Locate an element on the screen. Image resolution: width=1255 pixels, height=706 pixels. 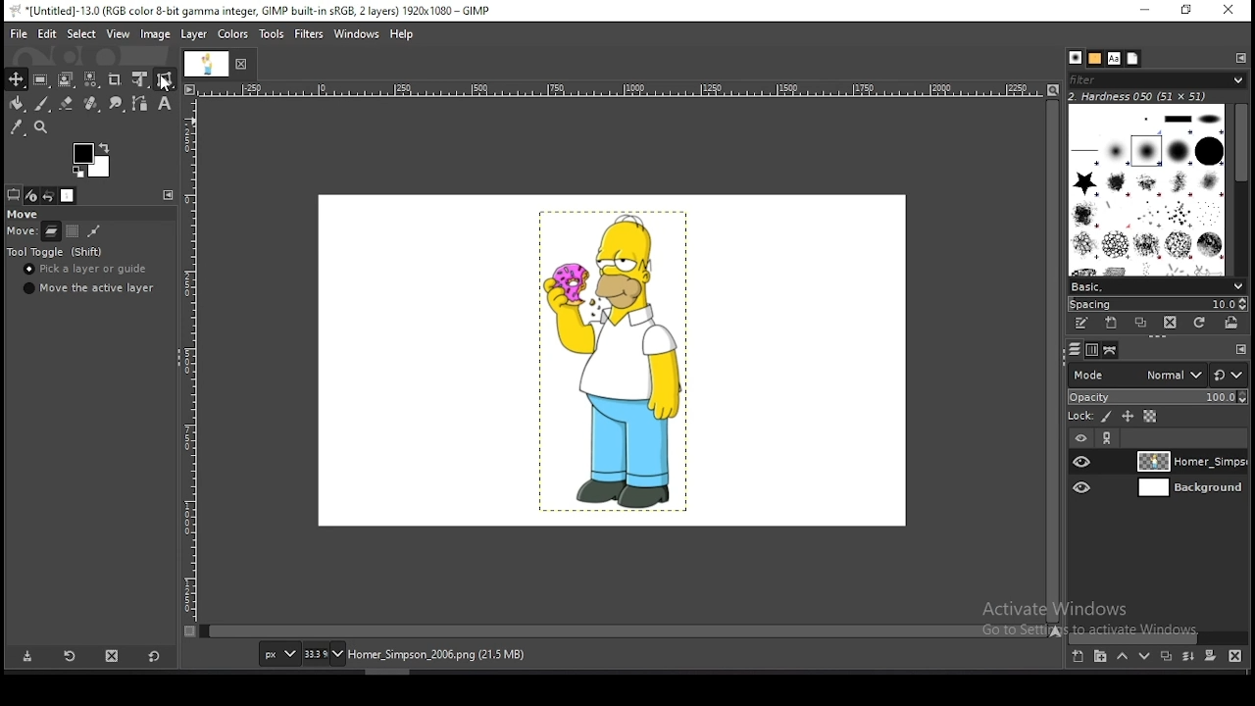
eraser tool is located at coordinates (67, 104).